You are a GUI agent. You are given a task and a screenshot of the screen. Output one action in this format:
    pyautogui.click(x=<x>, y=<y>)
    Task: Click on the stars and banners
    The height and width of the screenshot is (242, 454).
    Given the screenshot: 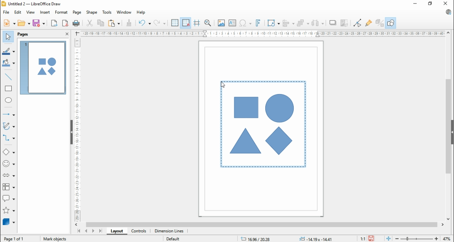 What is the action you would take?
    pyautogui.click(x=9, y=210)
    